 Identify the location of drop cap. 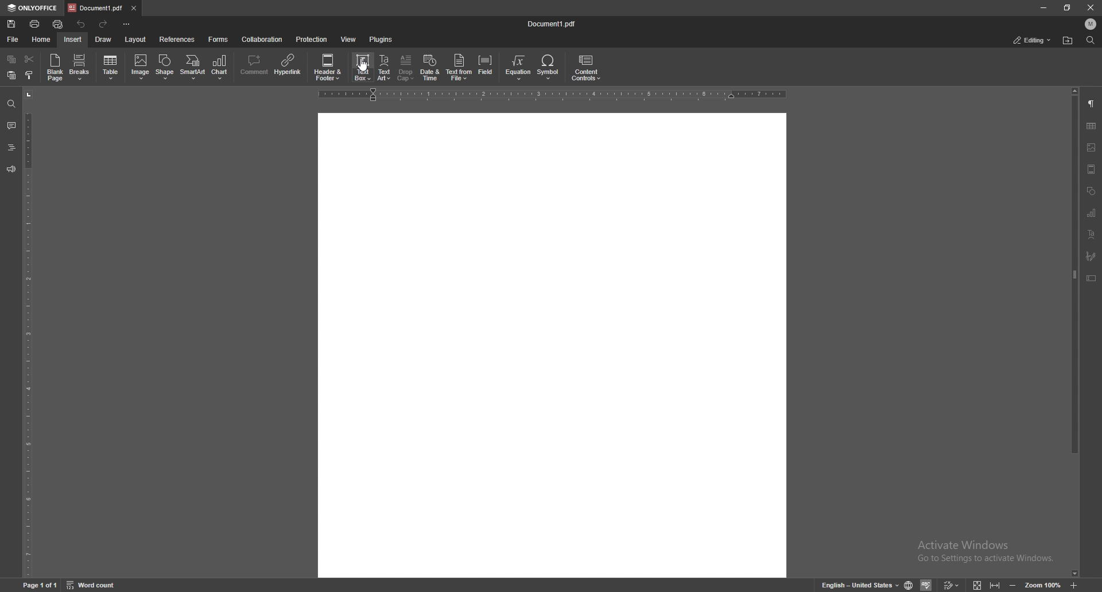
(406, 67).